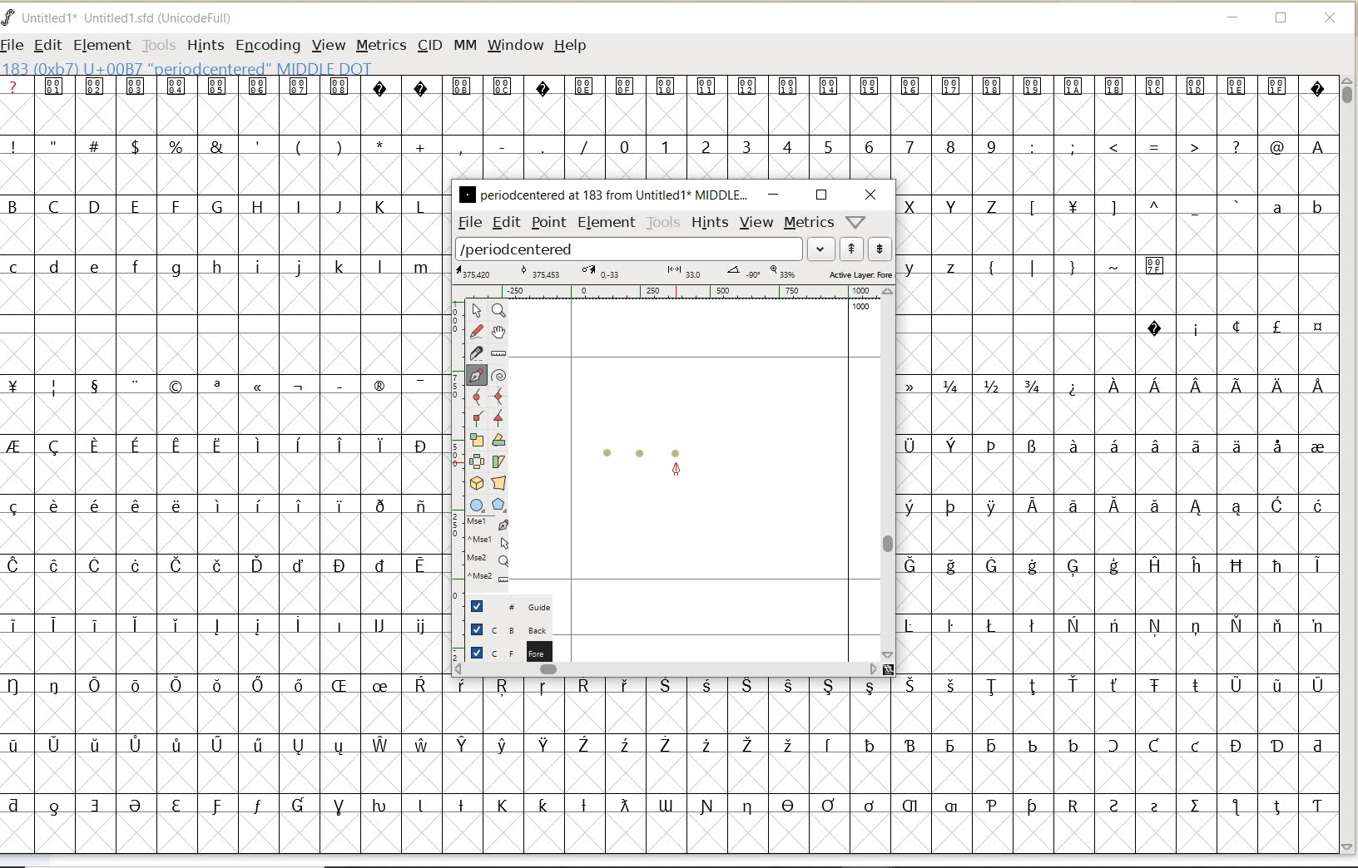 This screenshot has width=1358, height=868. I want to click on glyph name, so click(603, 194).